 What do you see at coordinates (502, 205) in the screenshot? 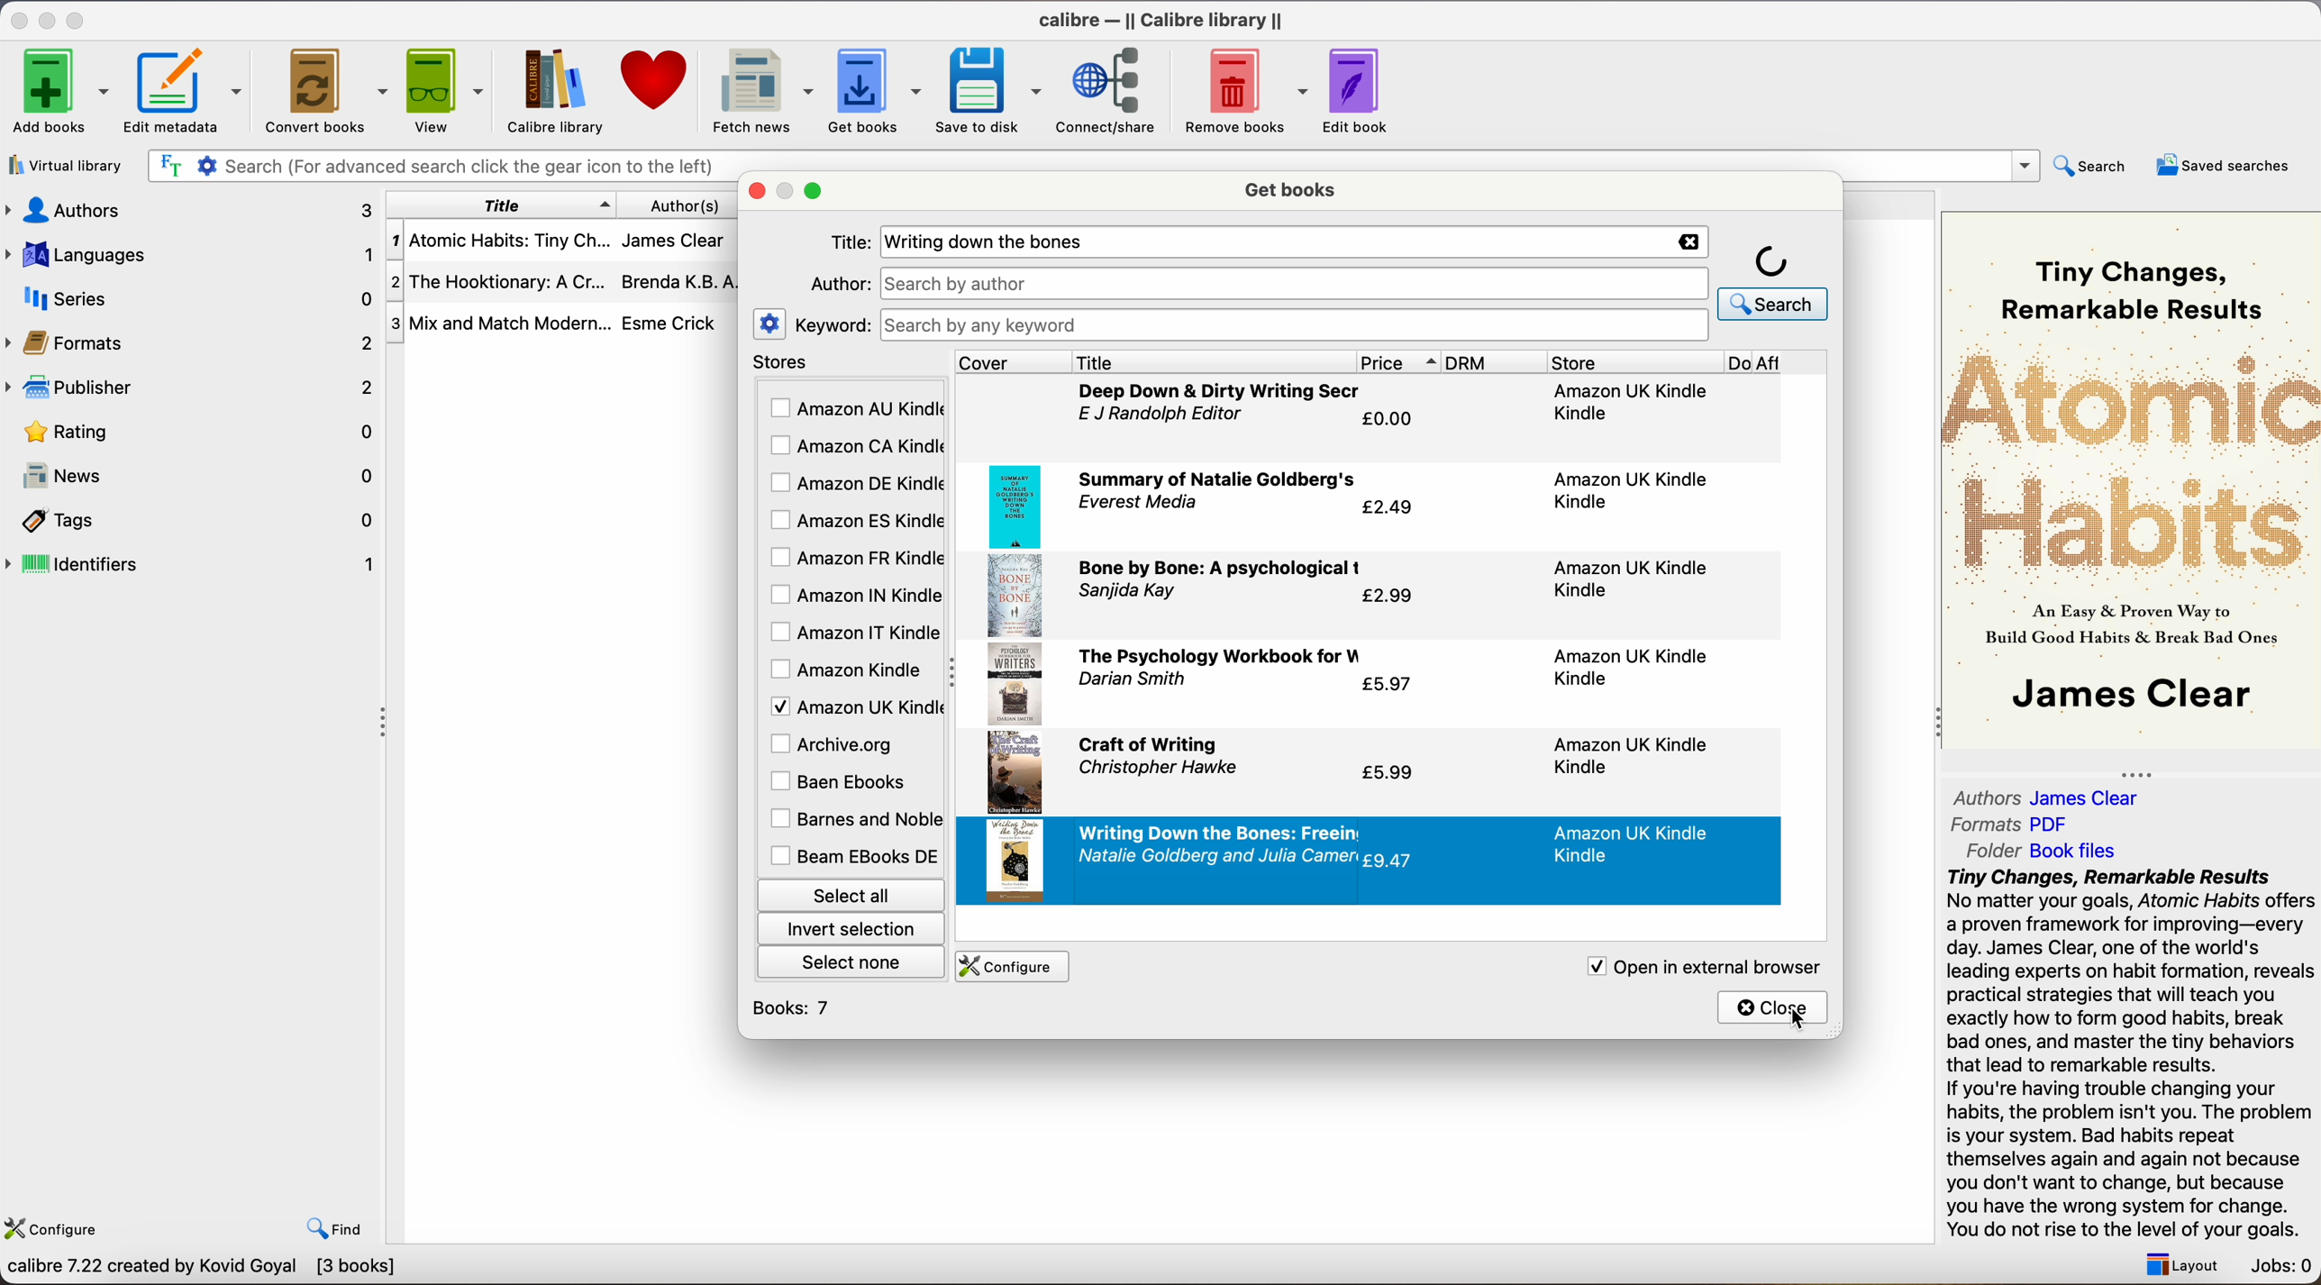
I see `title` at bounding box center [502, 205].